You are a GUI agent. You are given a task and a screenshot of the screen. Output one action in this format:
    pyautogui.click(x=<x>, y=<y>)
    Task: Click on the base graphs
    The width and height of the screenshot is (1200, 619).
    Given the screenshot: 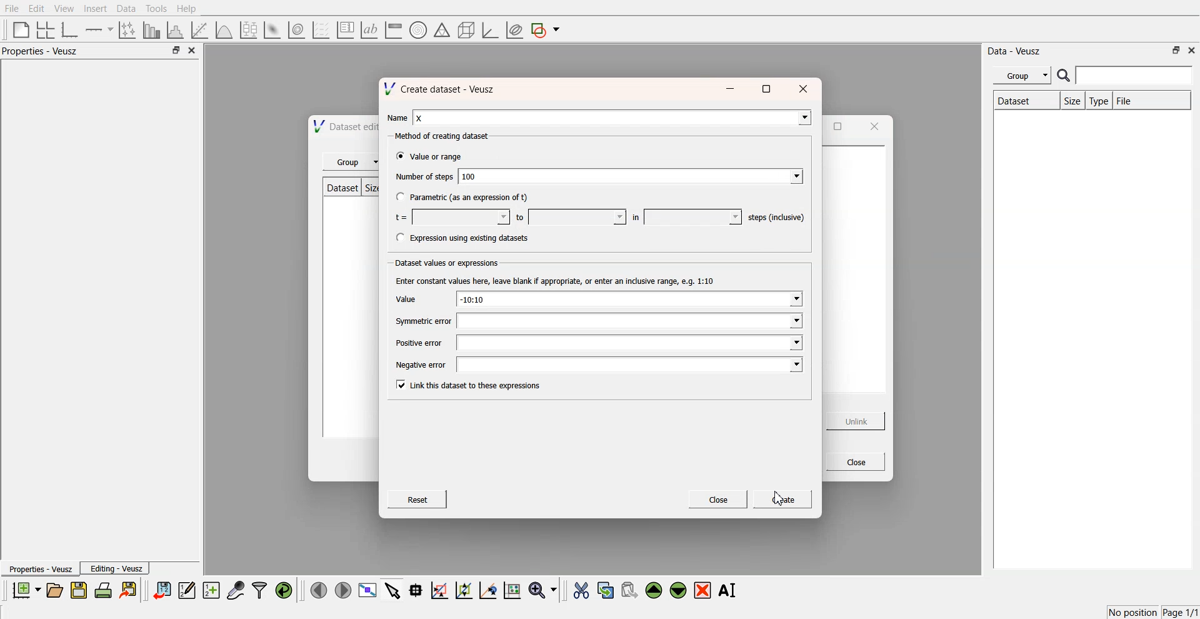 What is the action you would take?
    pyautogui.click(x=71, y=29)
    